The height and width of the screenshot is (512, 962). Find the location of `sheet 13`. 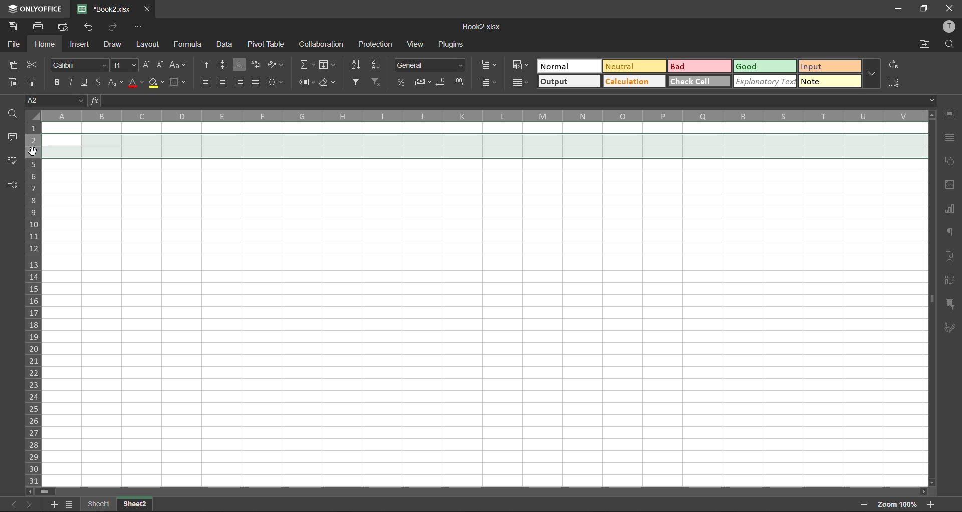

sheet 13 is located at coordinates (136, 503).